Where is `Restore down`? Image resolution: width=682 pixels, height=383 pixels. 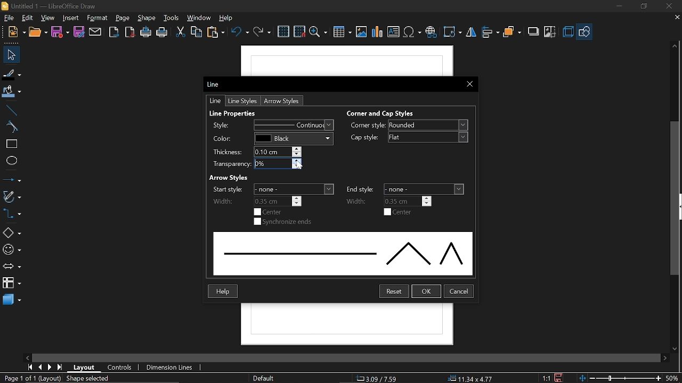
Restore down is located at coordinates (642, 7).